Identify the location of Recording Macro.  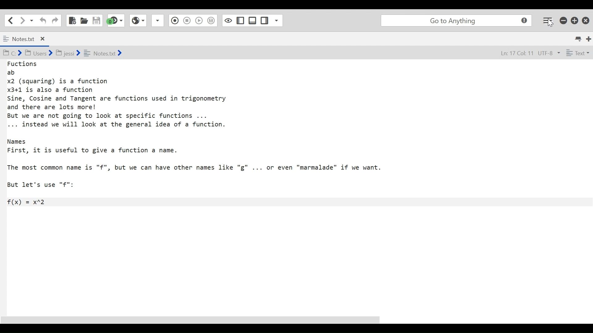
(158, 20).